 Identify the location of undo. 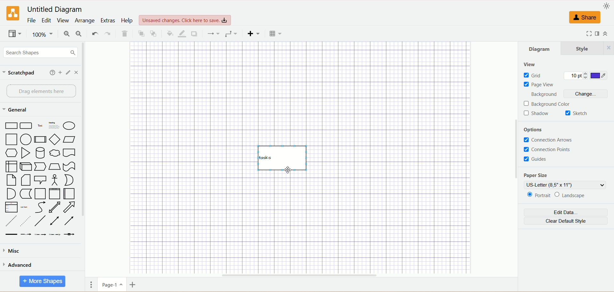
(95, 33).